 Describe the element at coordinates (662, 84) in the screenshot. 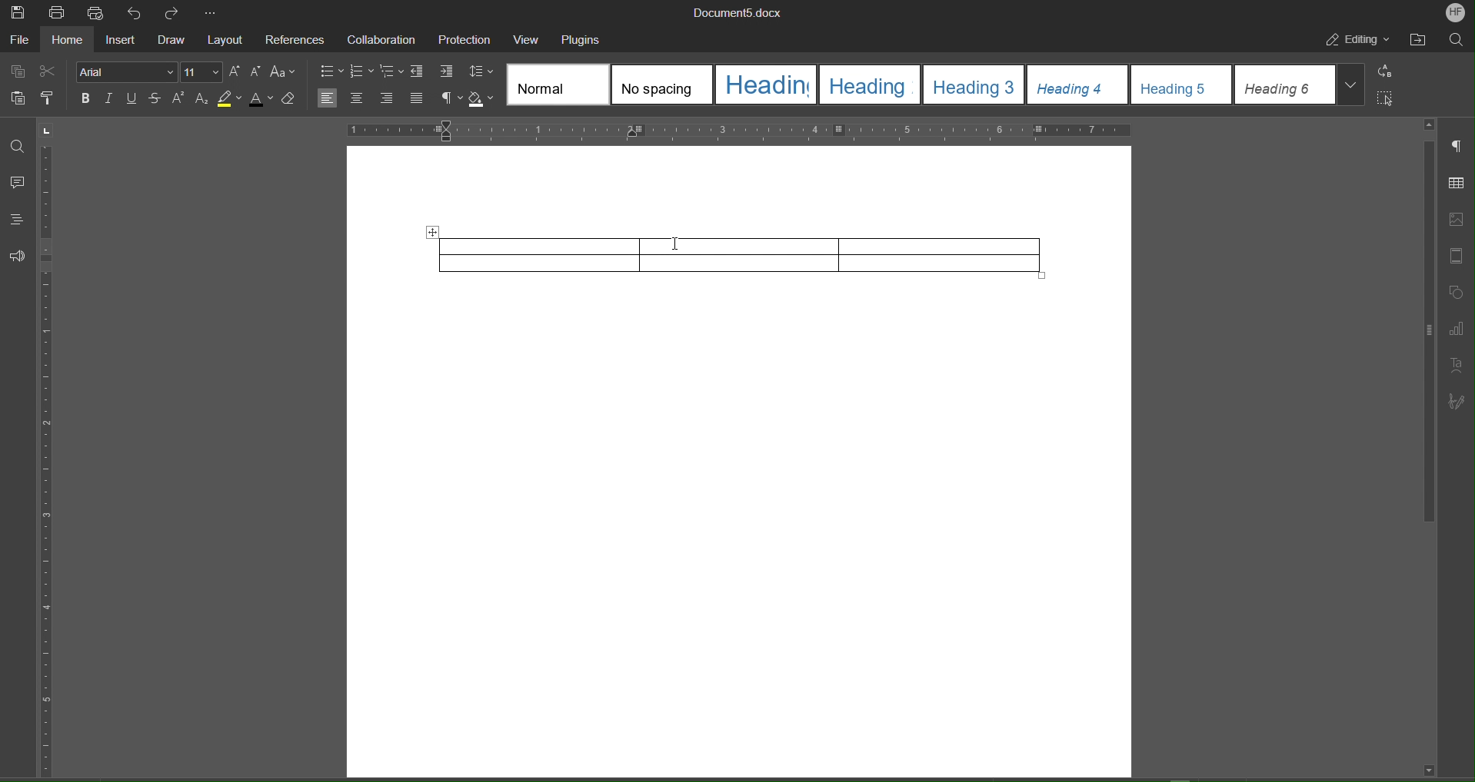

I see `No spacing` at that location.